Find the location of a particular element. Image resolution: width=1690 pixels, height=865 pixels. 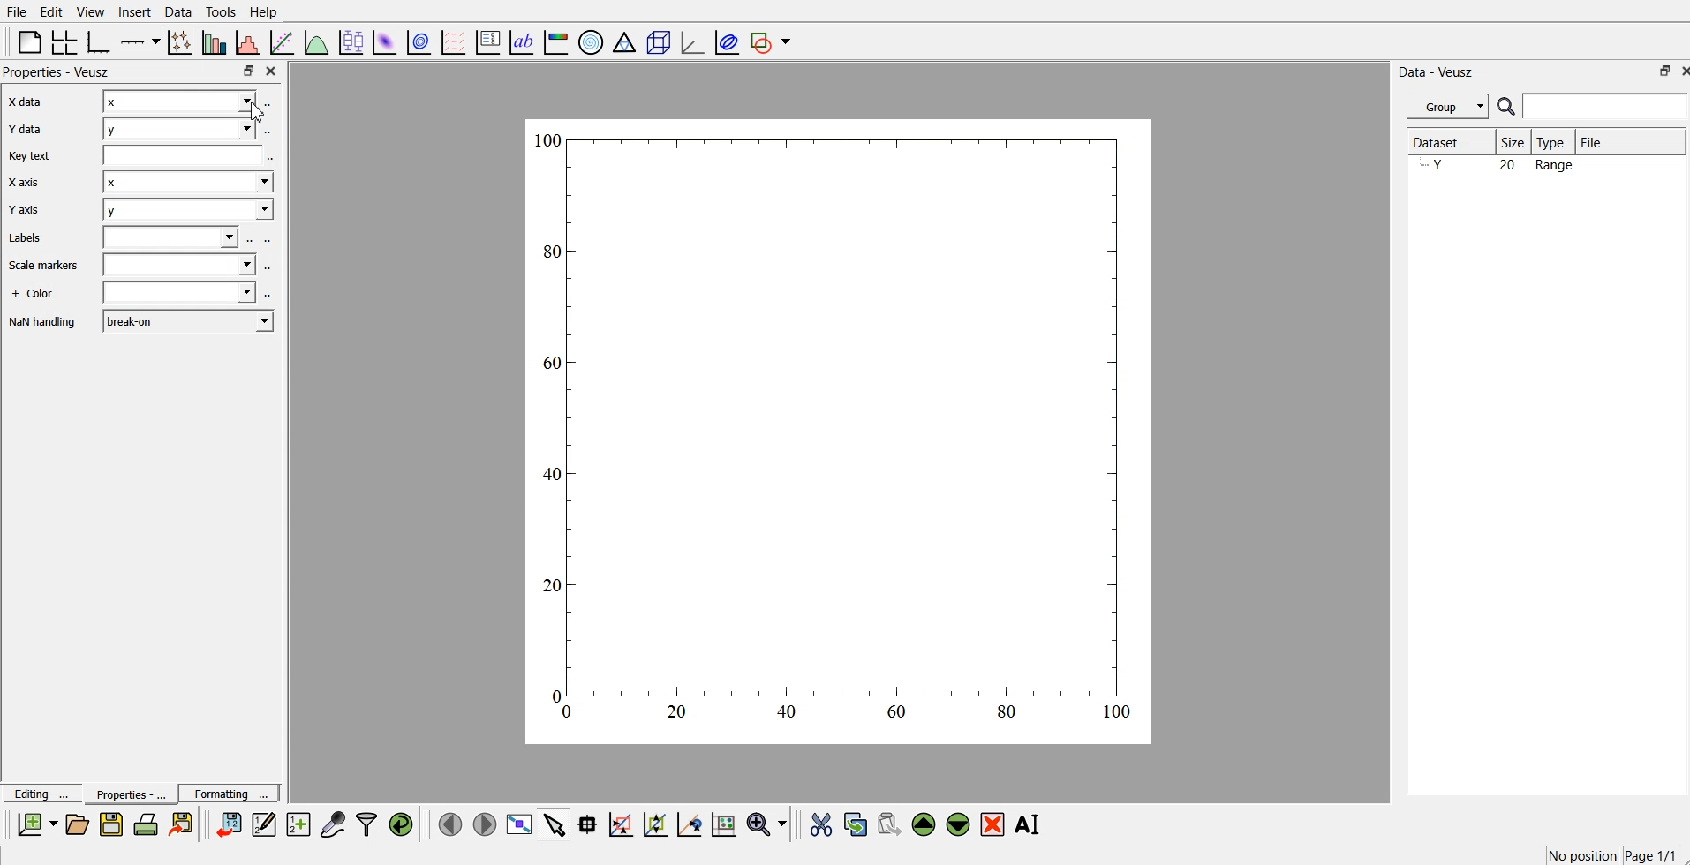

Move to previous page is located at coordinates (448, 823).